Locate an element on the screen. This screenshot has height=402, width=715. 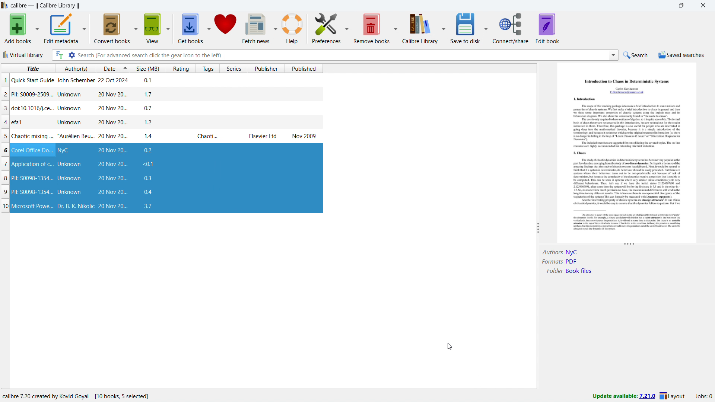
convert books is located at coordinates (112, 28).